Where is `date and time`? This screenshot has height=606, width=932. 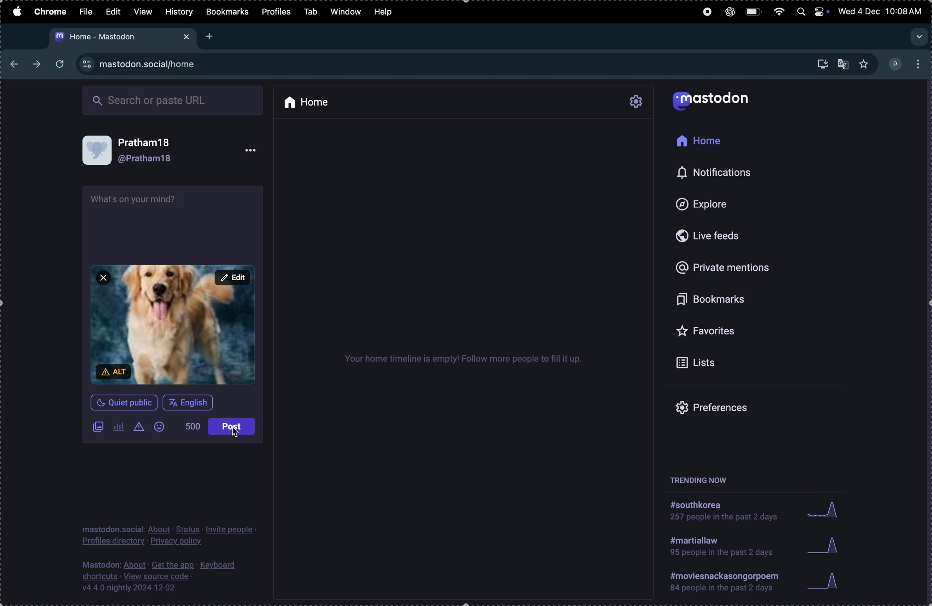
date and time is located at coordinates (881, 13).